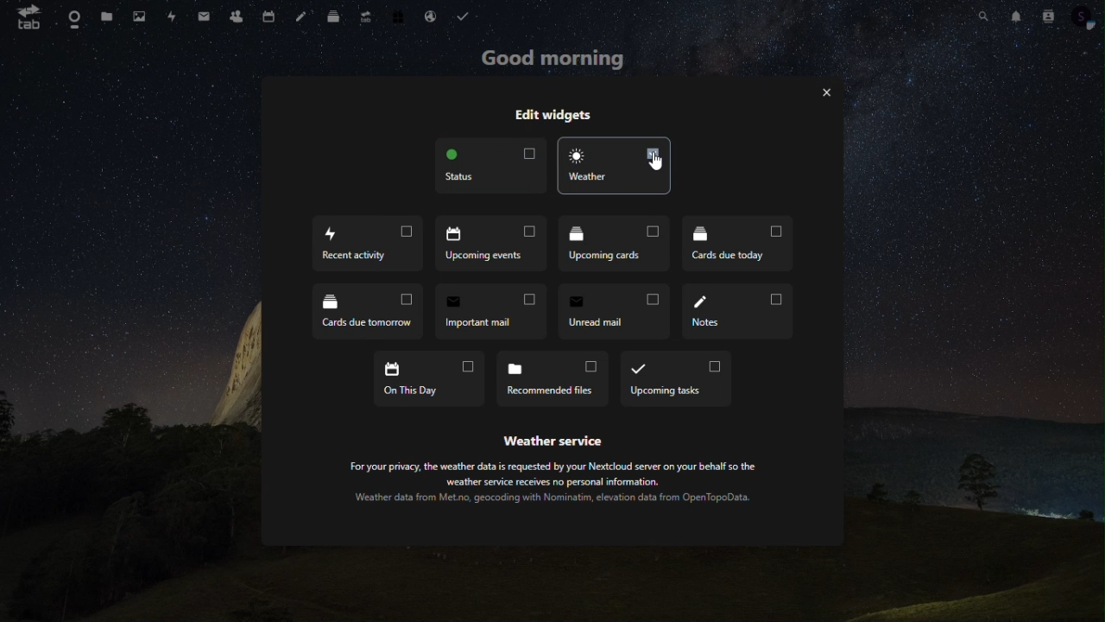 The width and height of the screenshot is (1105, 622). Describe the element at coordinates (237, 18) in the screenshot. I see `contacts` at that location.